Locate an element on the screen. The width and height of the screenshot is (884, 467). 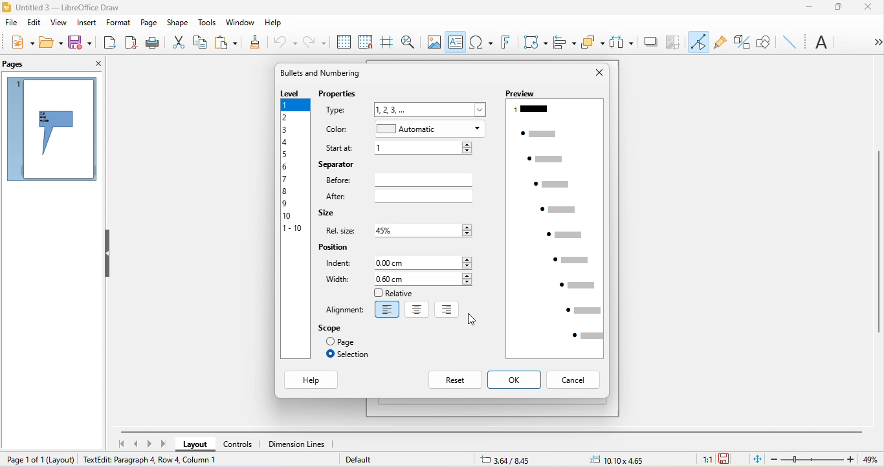
default is located at coordinates (362, 461).